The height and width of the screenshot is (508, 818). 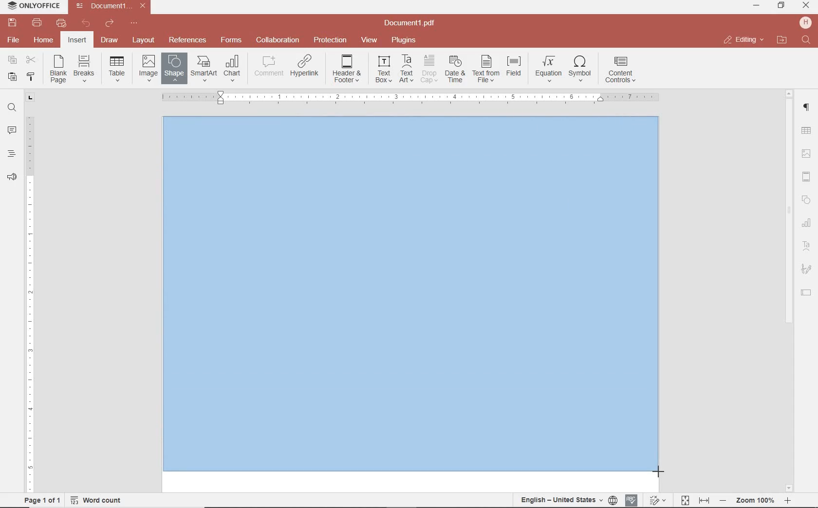 I want to click on copy style, so click(x=30, y=76).